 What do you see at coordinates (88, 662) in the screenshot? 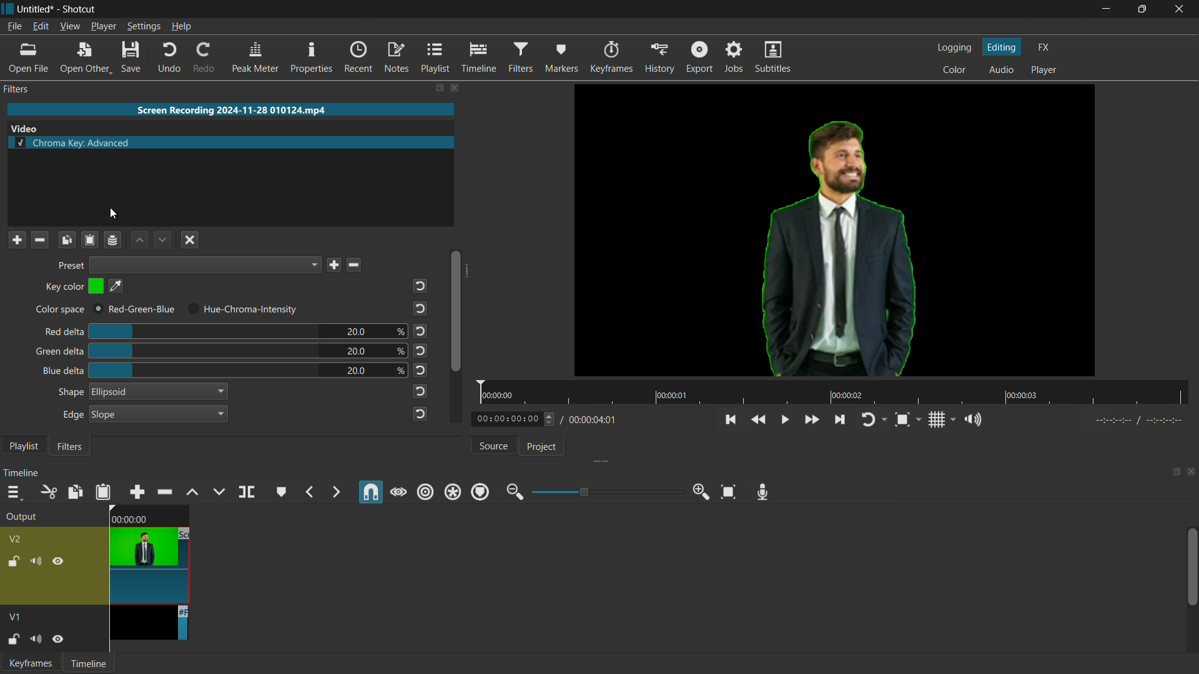
I see `Timeline` at bounding box center [88, 662].